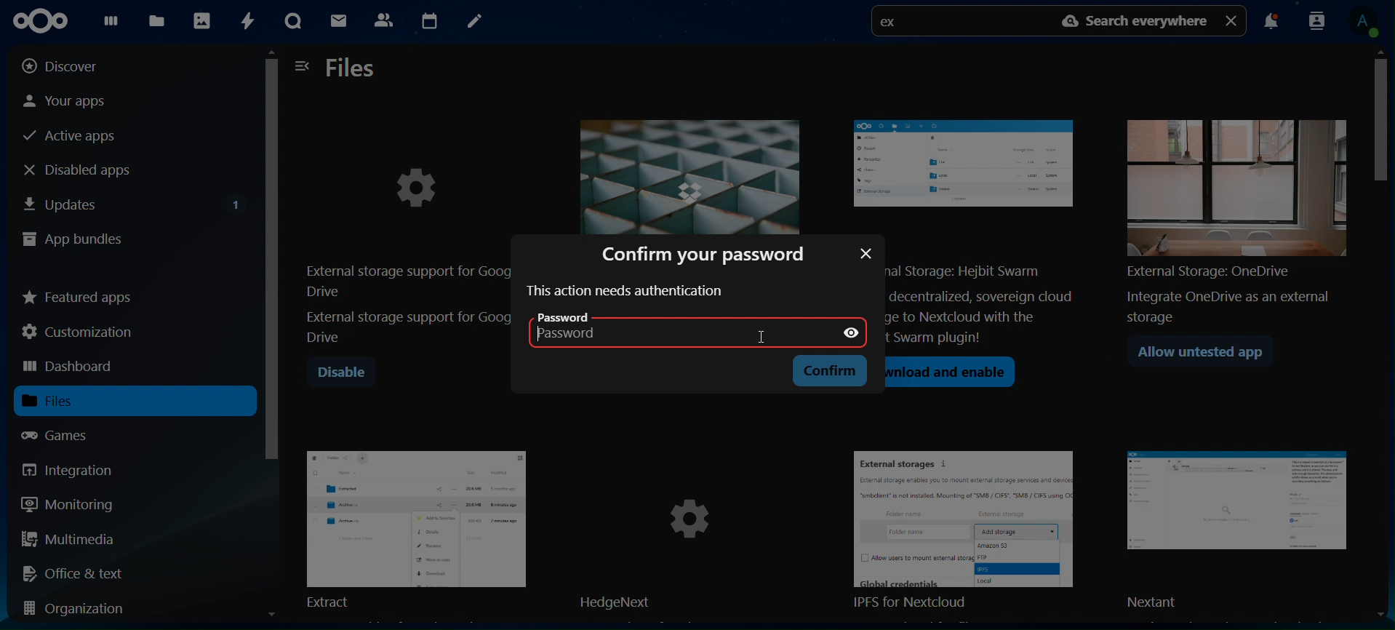 The image size is (1395, 630). Describe the element at coordinates (79, 294) in the screenshot. I see `featured apps` at that location.